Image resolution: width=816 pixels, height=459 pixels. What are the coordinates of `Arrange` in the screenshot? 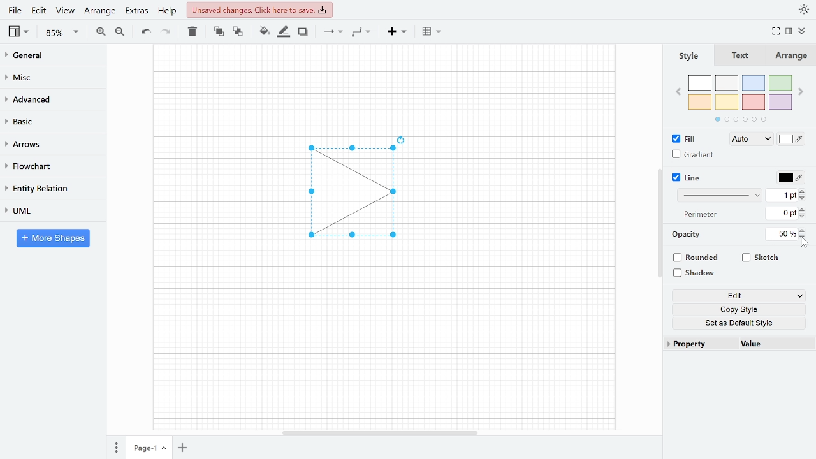 It's located at (99, 10).